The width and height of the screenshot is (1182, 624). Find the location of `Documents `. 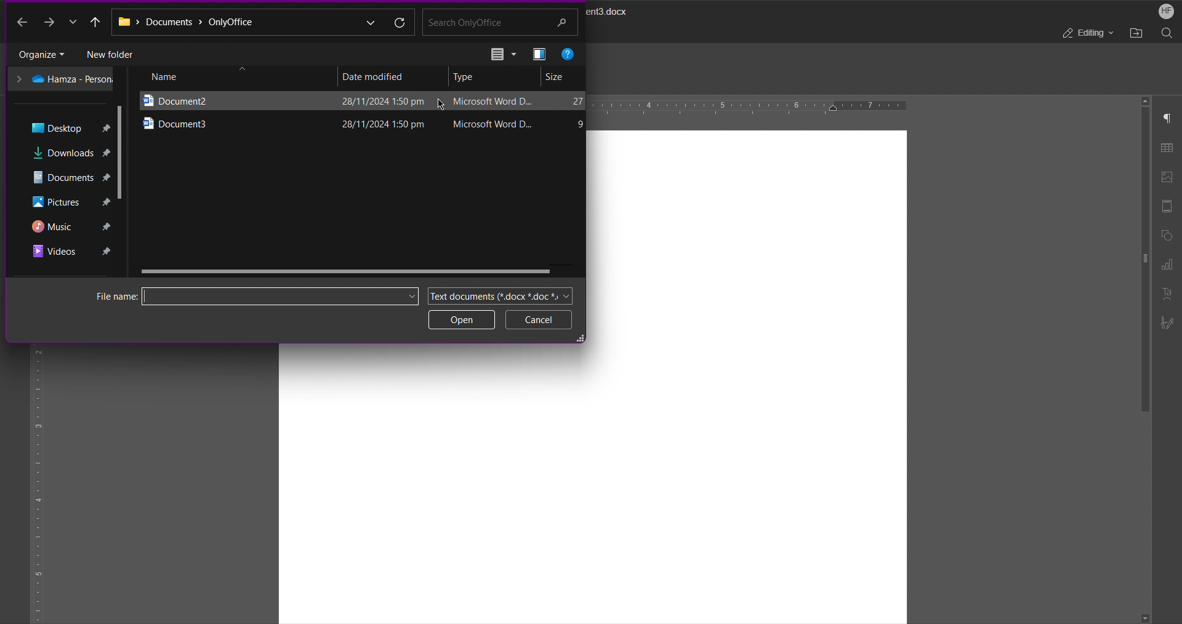

Documents  is located at coordinates (173, 24).